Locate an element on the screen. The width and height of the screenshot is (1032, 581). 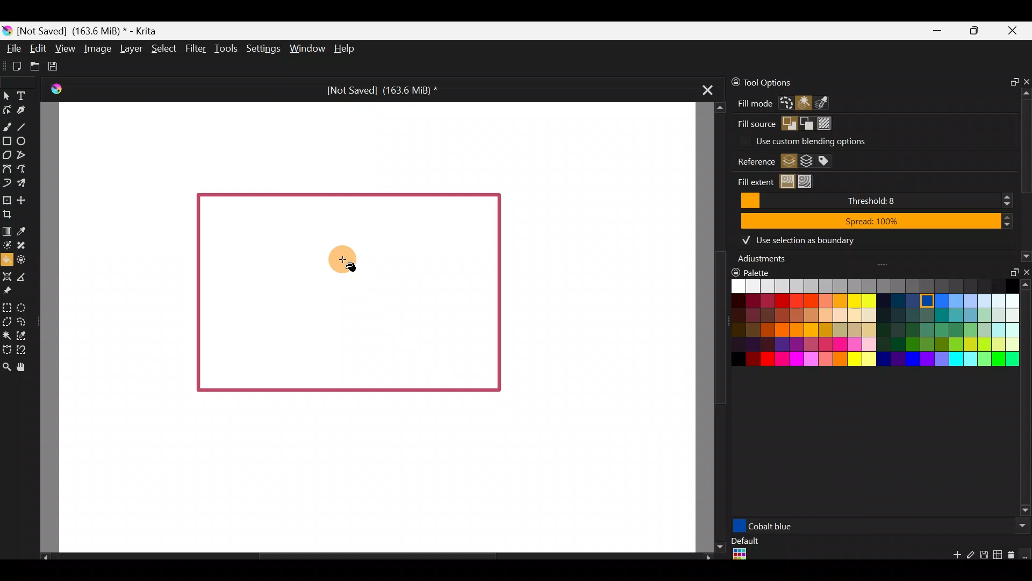
Default is located at coordinates (744, 550).